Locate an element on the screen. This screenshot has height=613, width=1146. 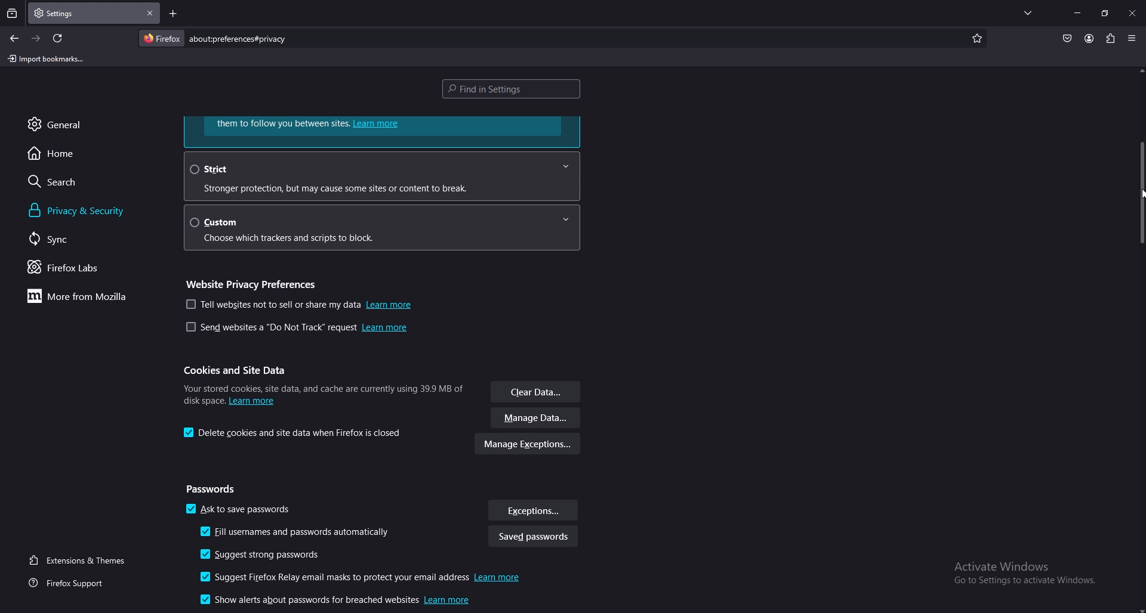
firefox support is located at coordinates (70, 584).